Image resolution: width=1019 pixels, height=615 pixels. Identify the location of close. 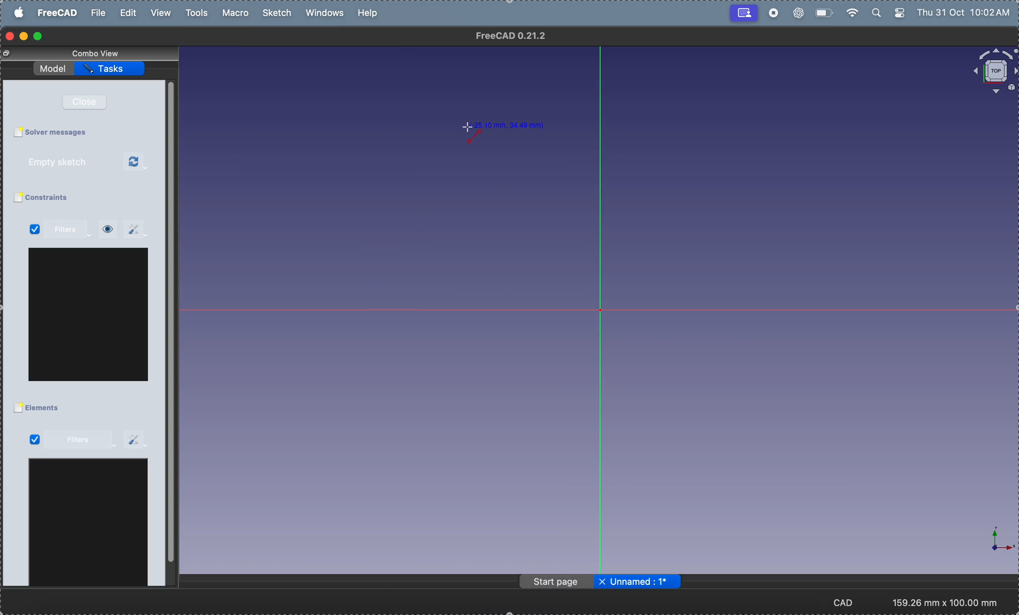
(89, 102).